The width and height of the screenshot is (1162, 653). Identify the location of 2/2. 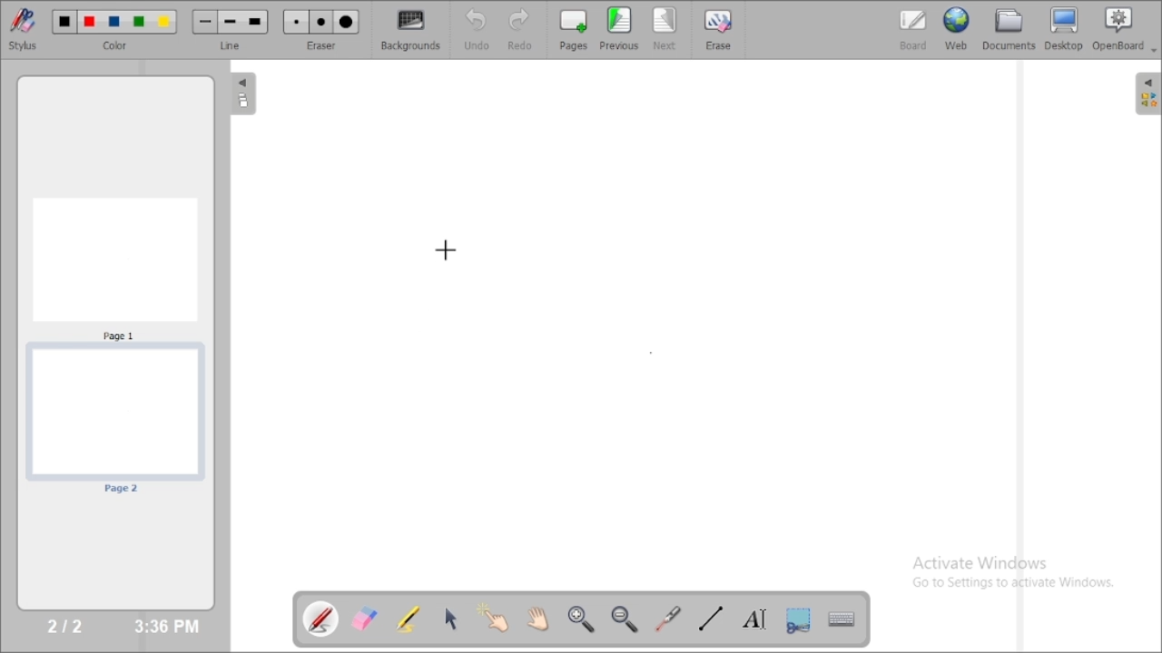
(66, 625).